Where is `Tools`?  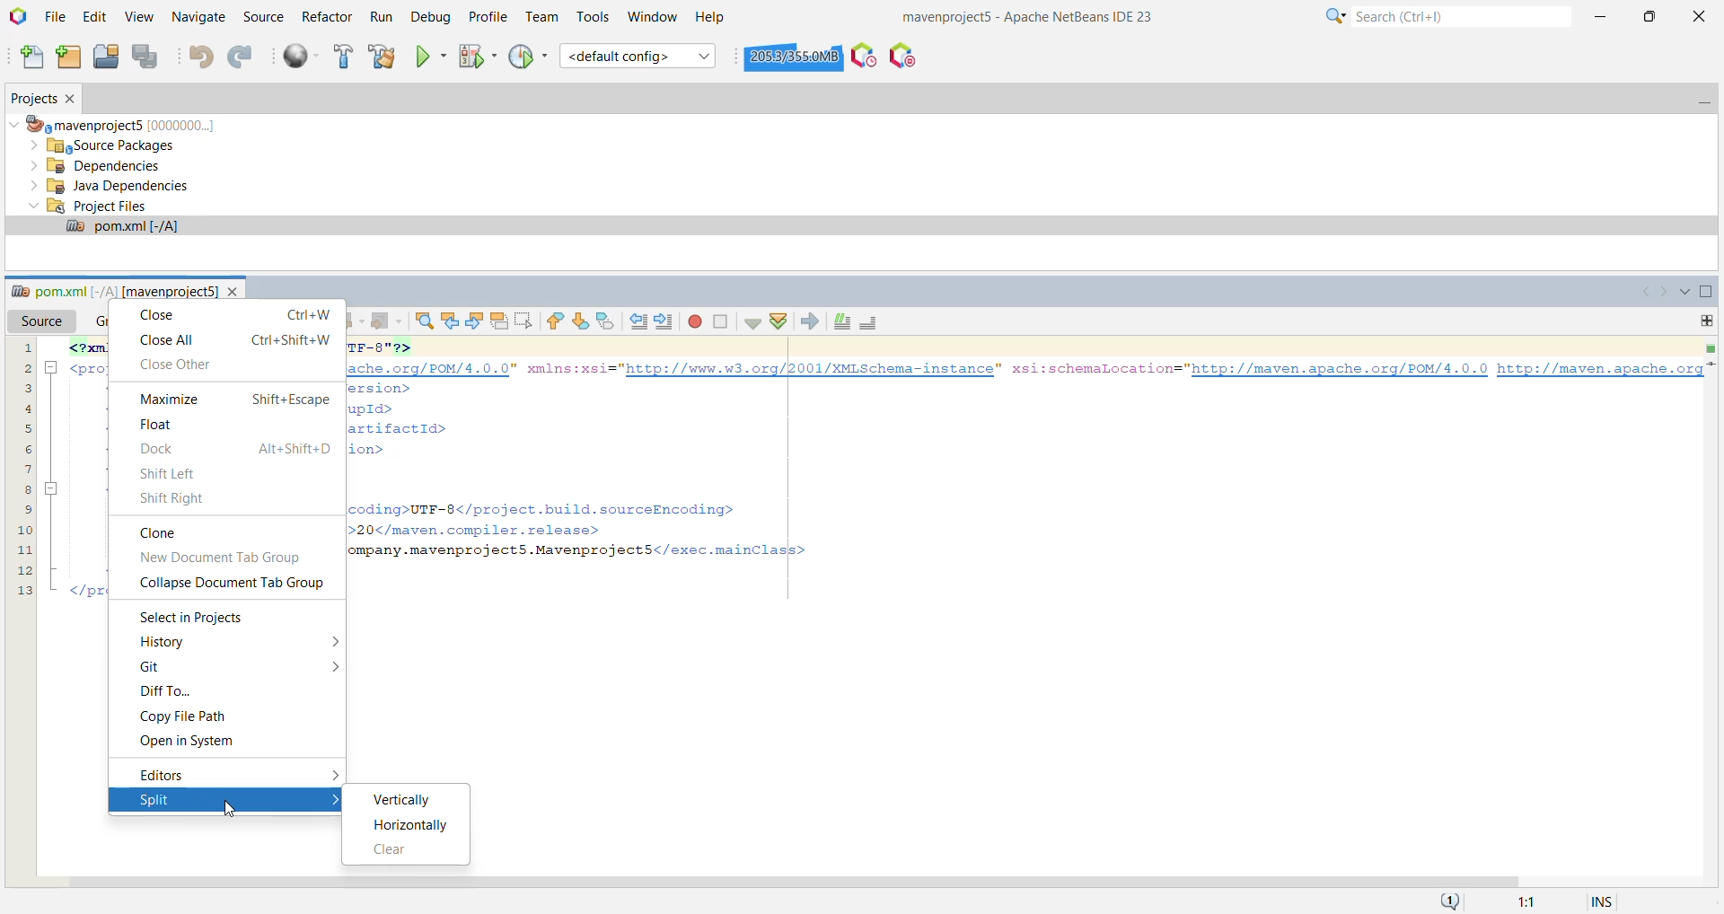
Tools is located at coordinates (594, 17).